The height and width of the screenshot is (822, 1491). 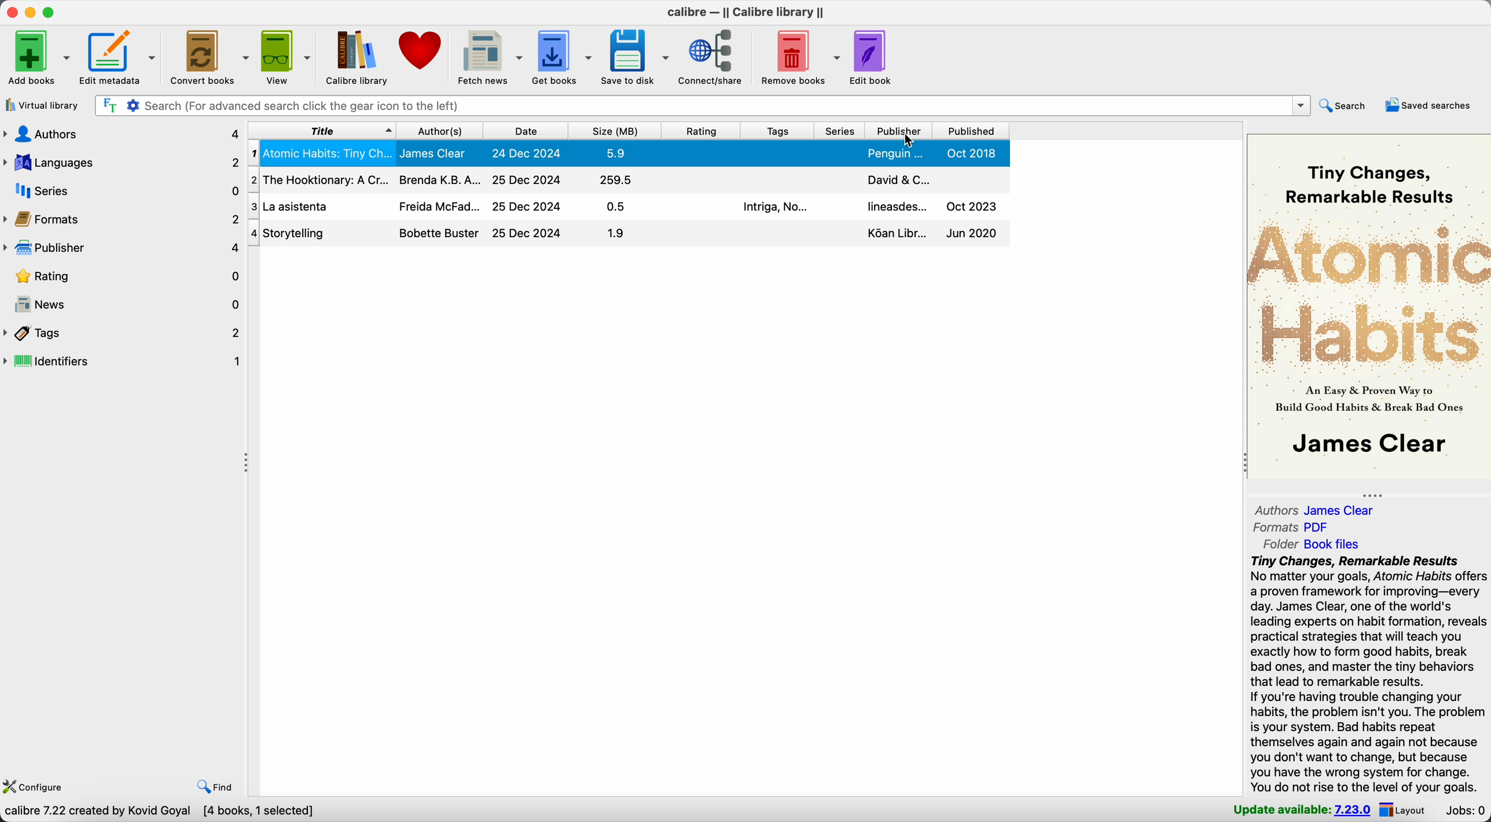 What do you see at coordinates (1405, 810) in the screenshot?
I see `layout` at bounding box center [1405, 810].